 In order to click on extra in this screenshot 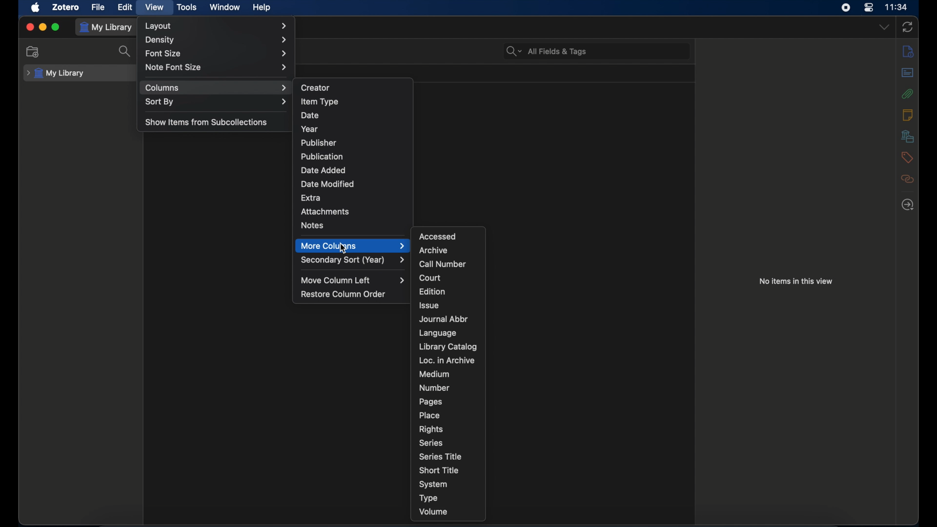, I will do `click(311, 198)`.